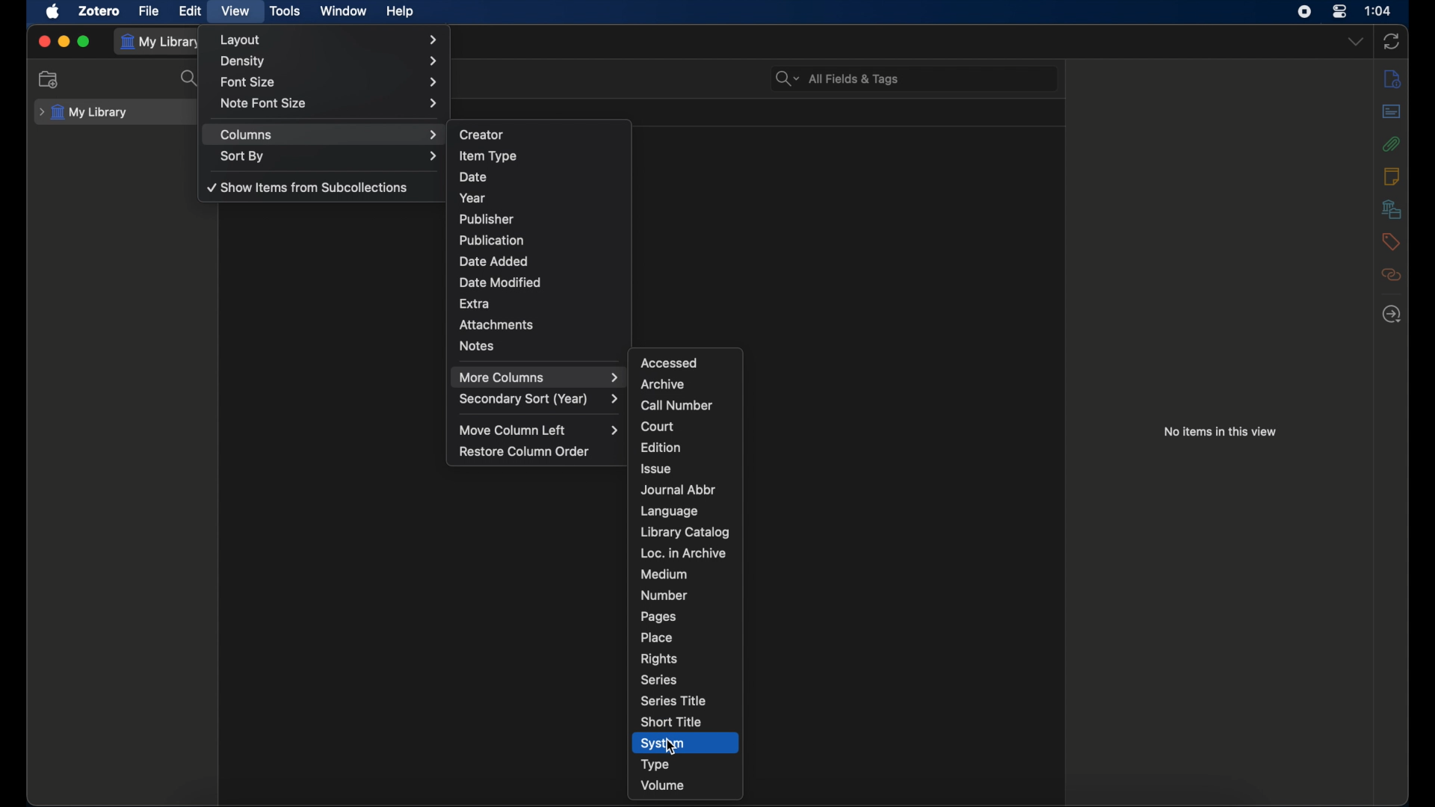 The width and height of the screenshot is (1435, 807). Describe the element at coordinates (149, 11) in the screenshot. I see `file` at that location.